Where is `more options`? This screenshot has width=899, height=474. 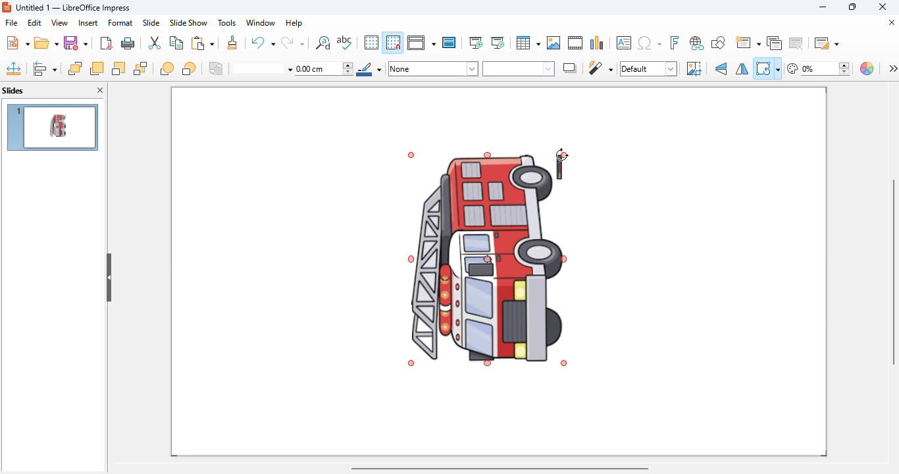
more options is located at coordinates (892, 68).